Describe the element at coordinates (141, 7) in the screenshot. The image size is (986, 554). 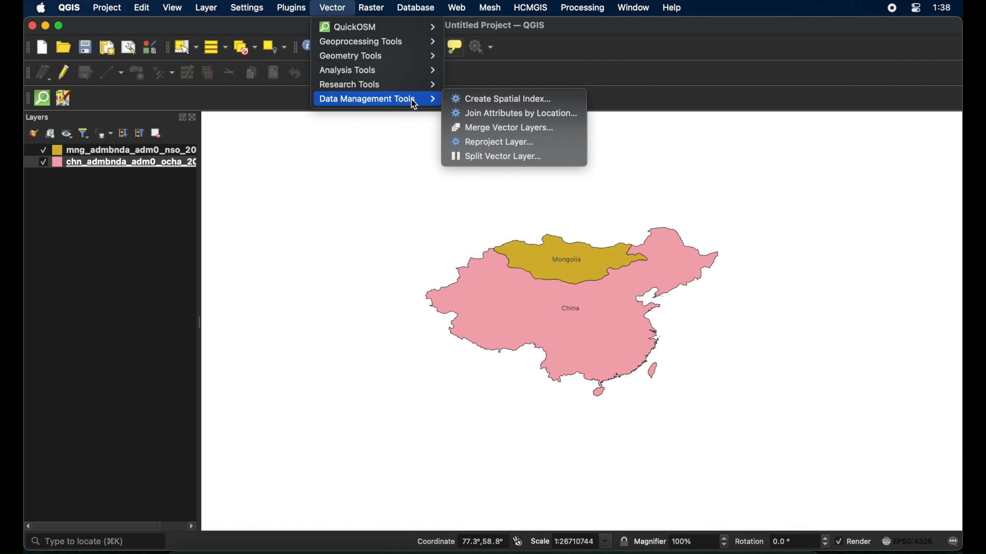
I see `edit` at that location.